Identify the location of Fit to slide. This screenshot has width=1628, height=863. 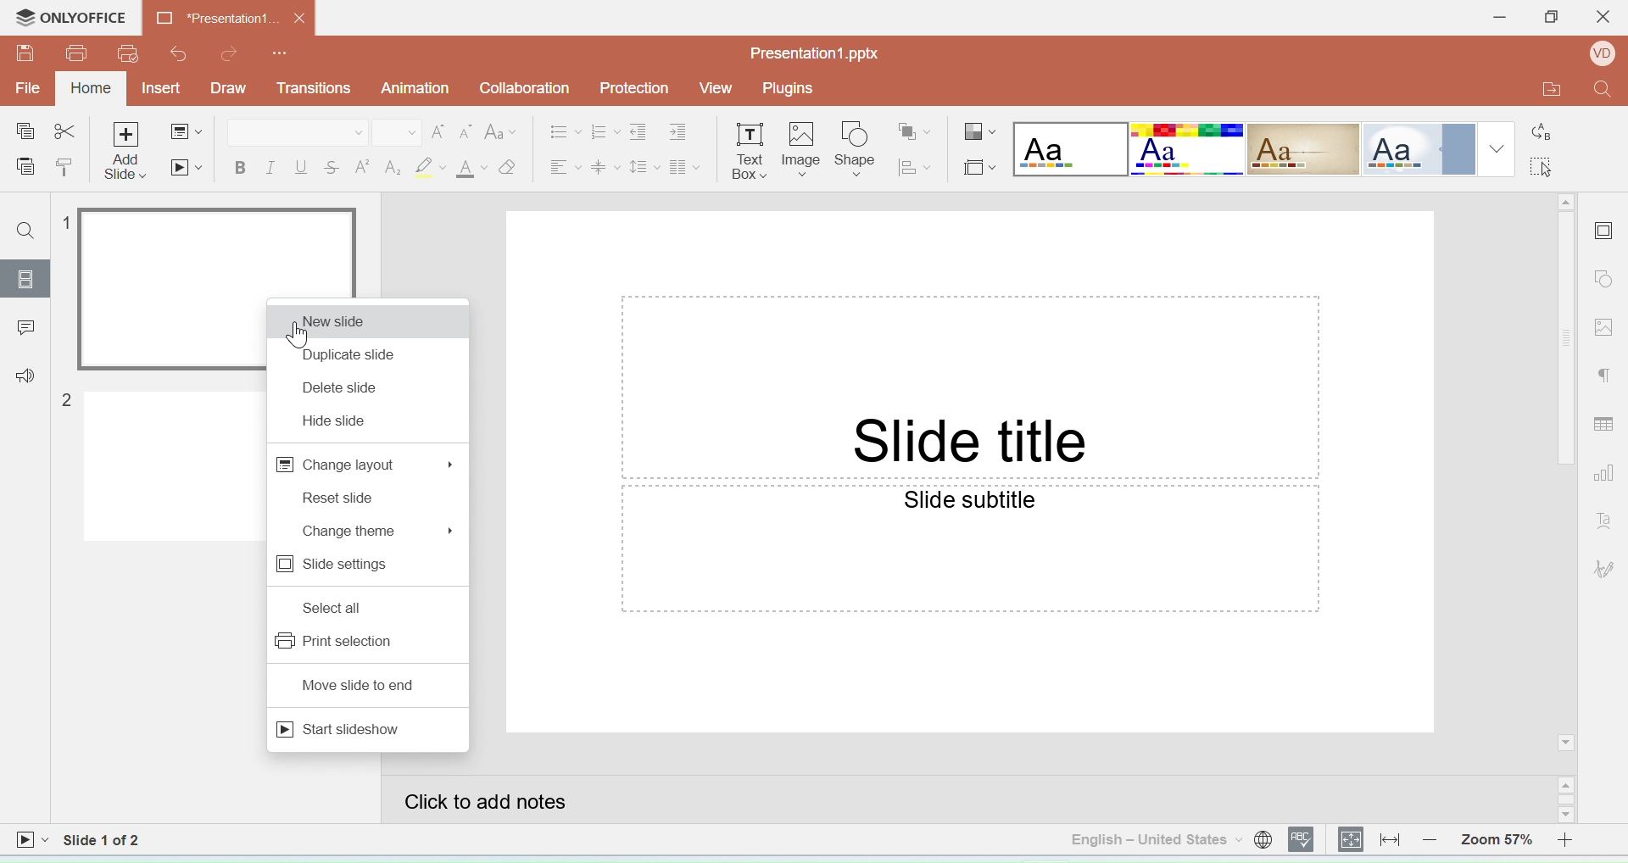
(1352, 840).